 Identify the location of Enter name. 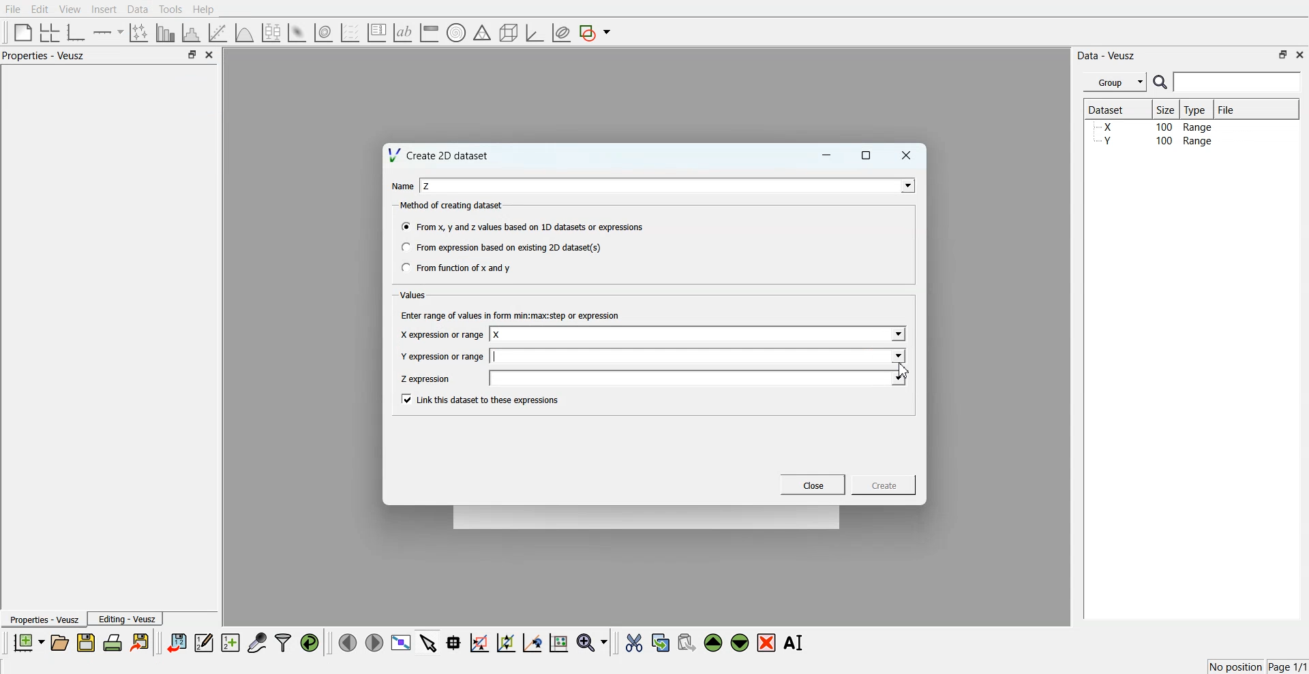
(669, 185).